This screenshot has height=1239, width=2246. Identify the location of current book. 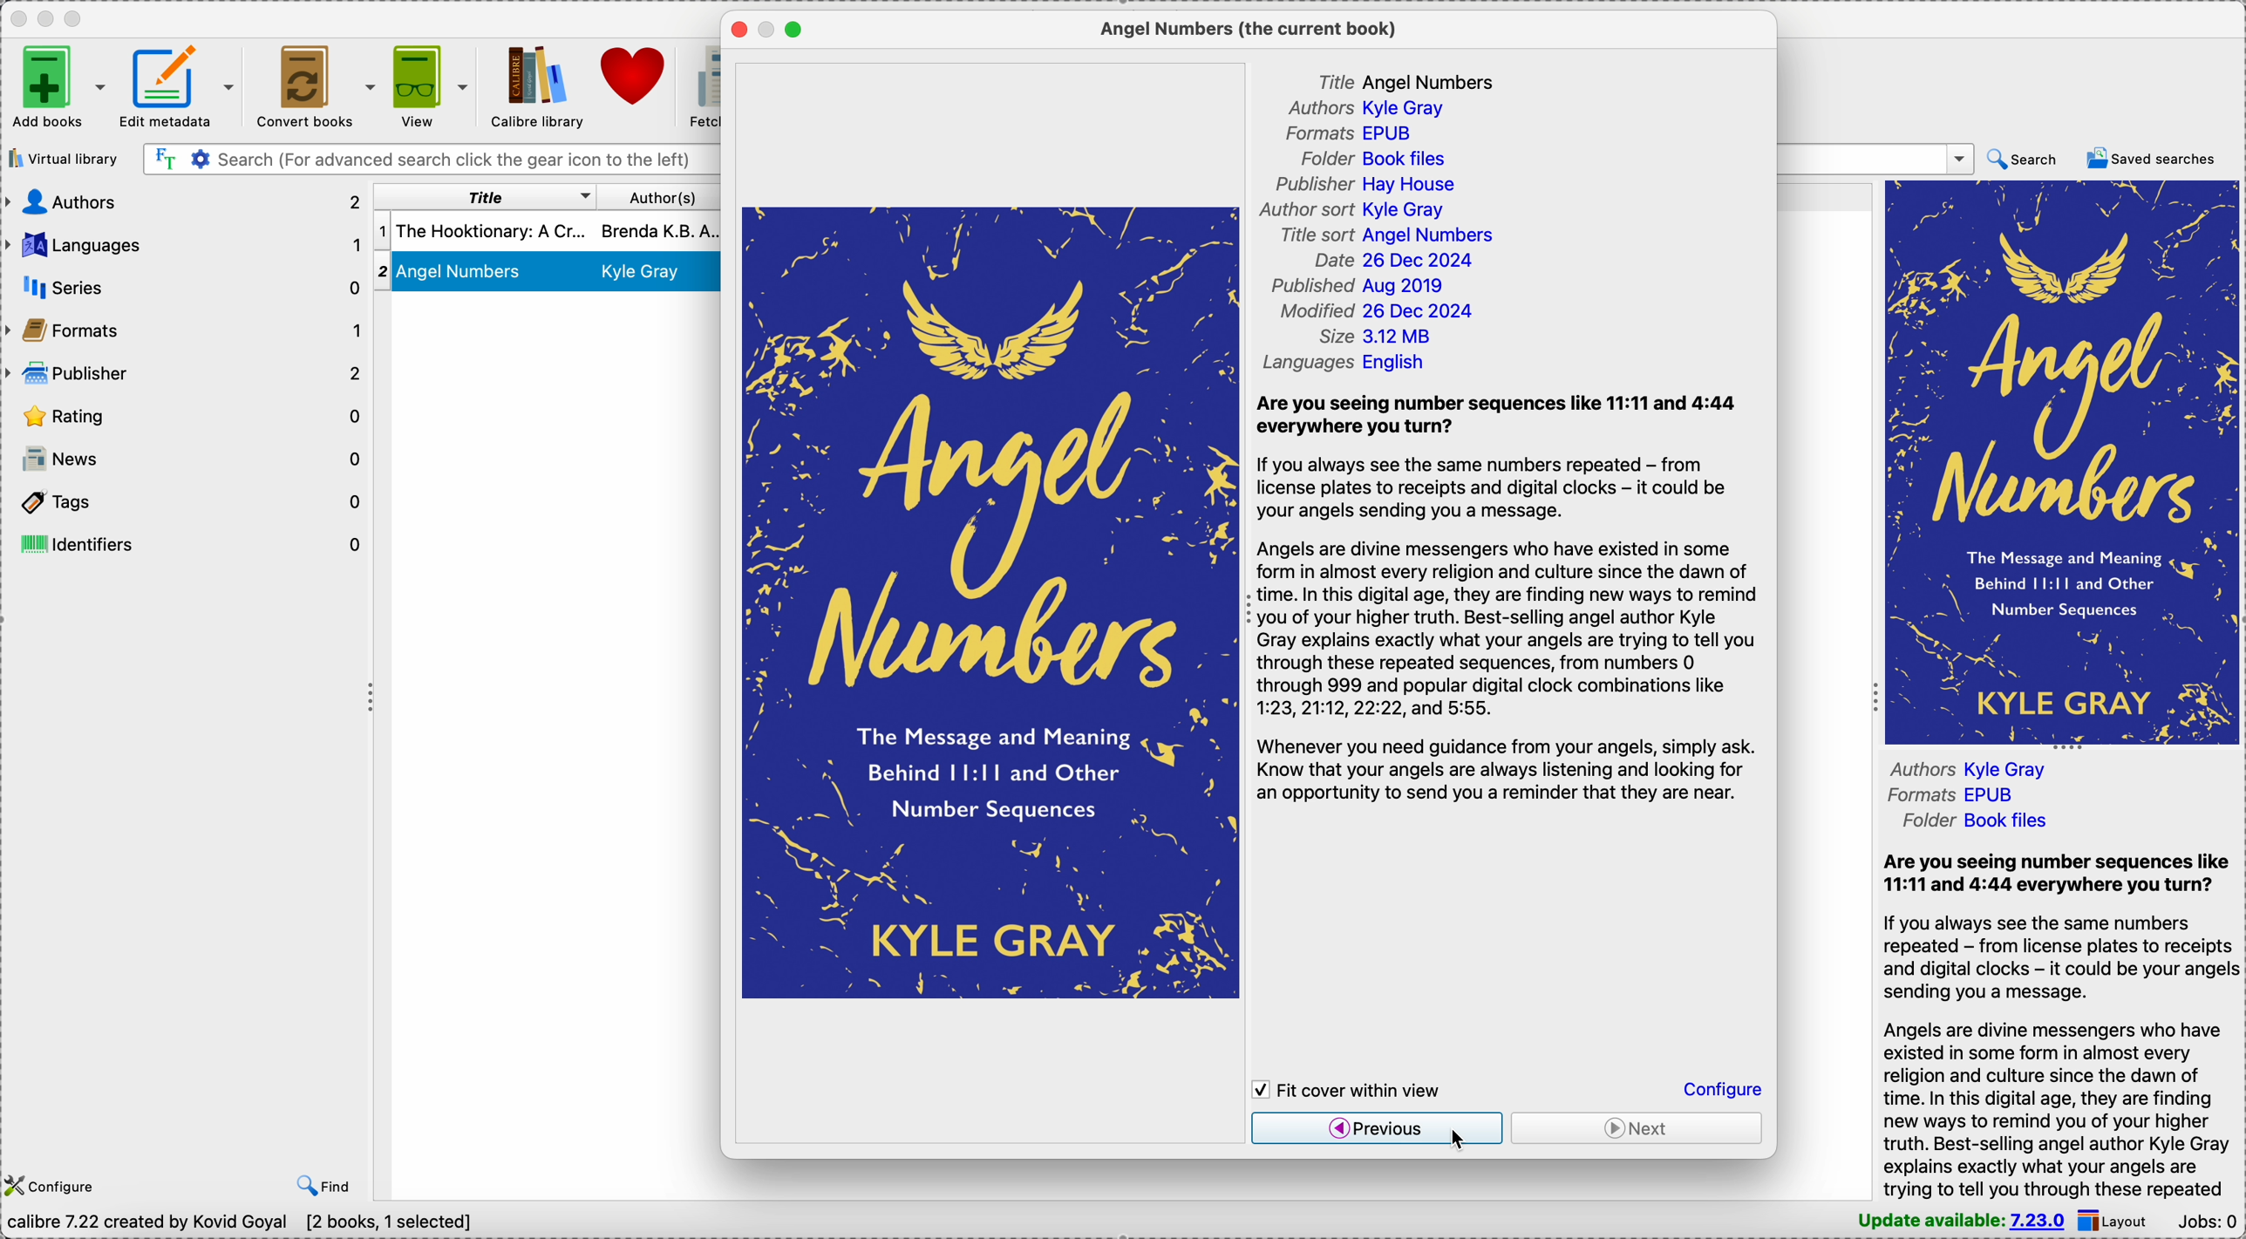
(1254, 30).